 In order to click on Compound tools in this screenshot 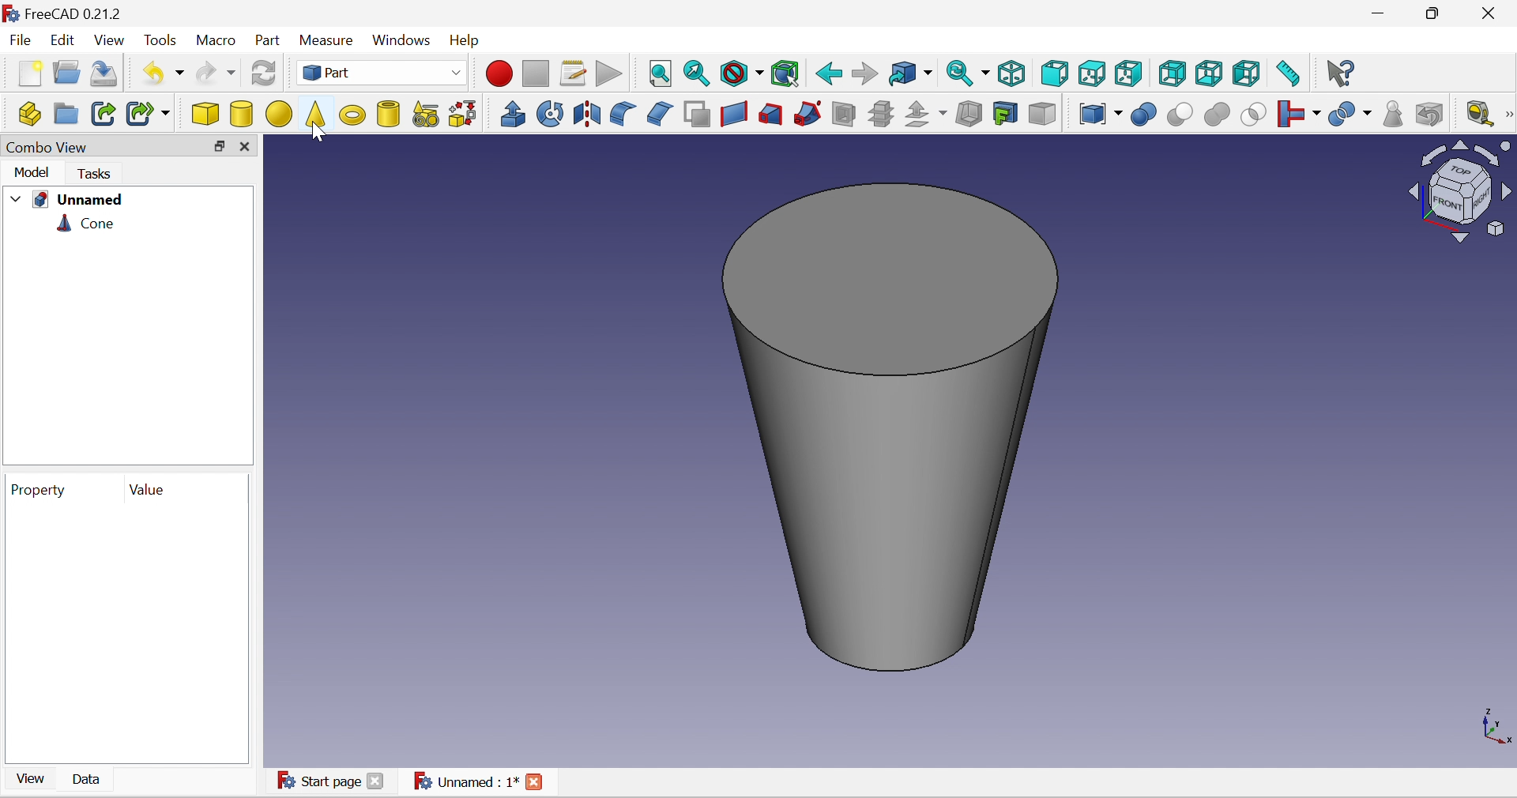, I will do `click(1099, 115)`.